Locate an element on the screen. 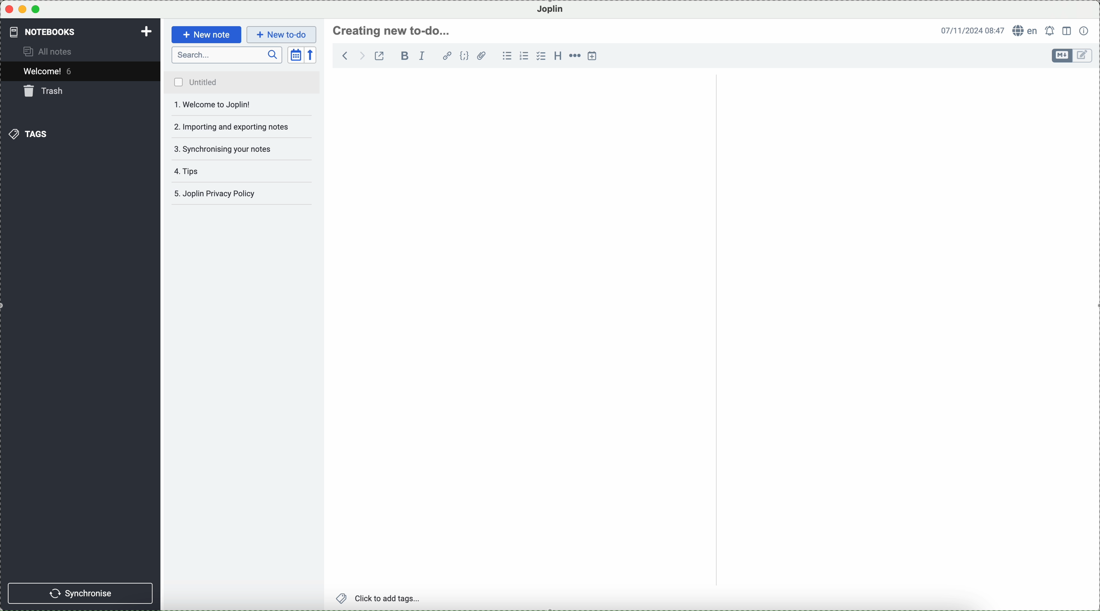  toggle sort order field is located at coordinates (296, 55).